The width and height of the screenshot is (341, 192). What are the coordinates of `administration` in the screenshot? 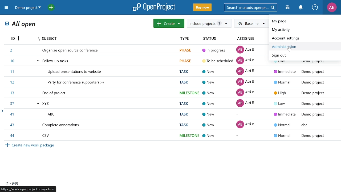 It's located at (302, 46).